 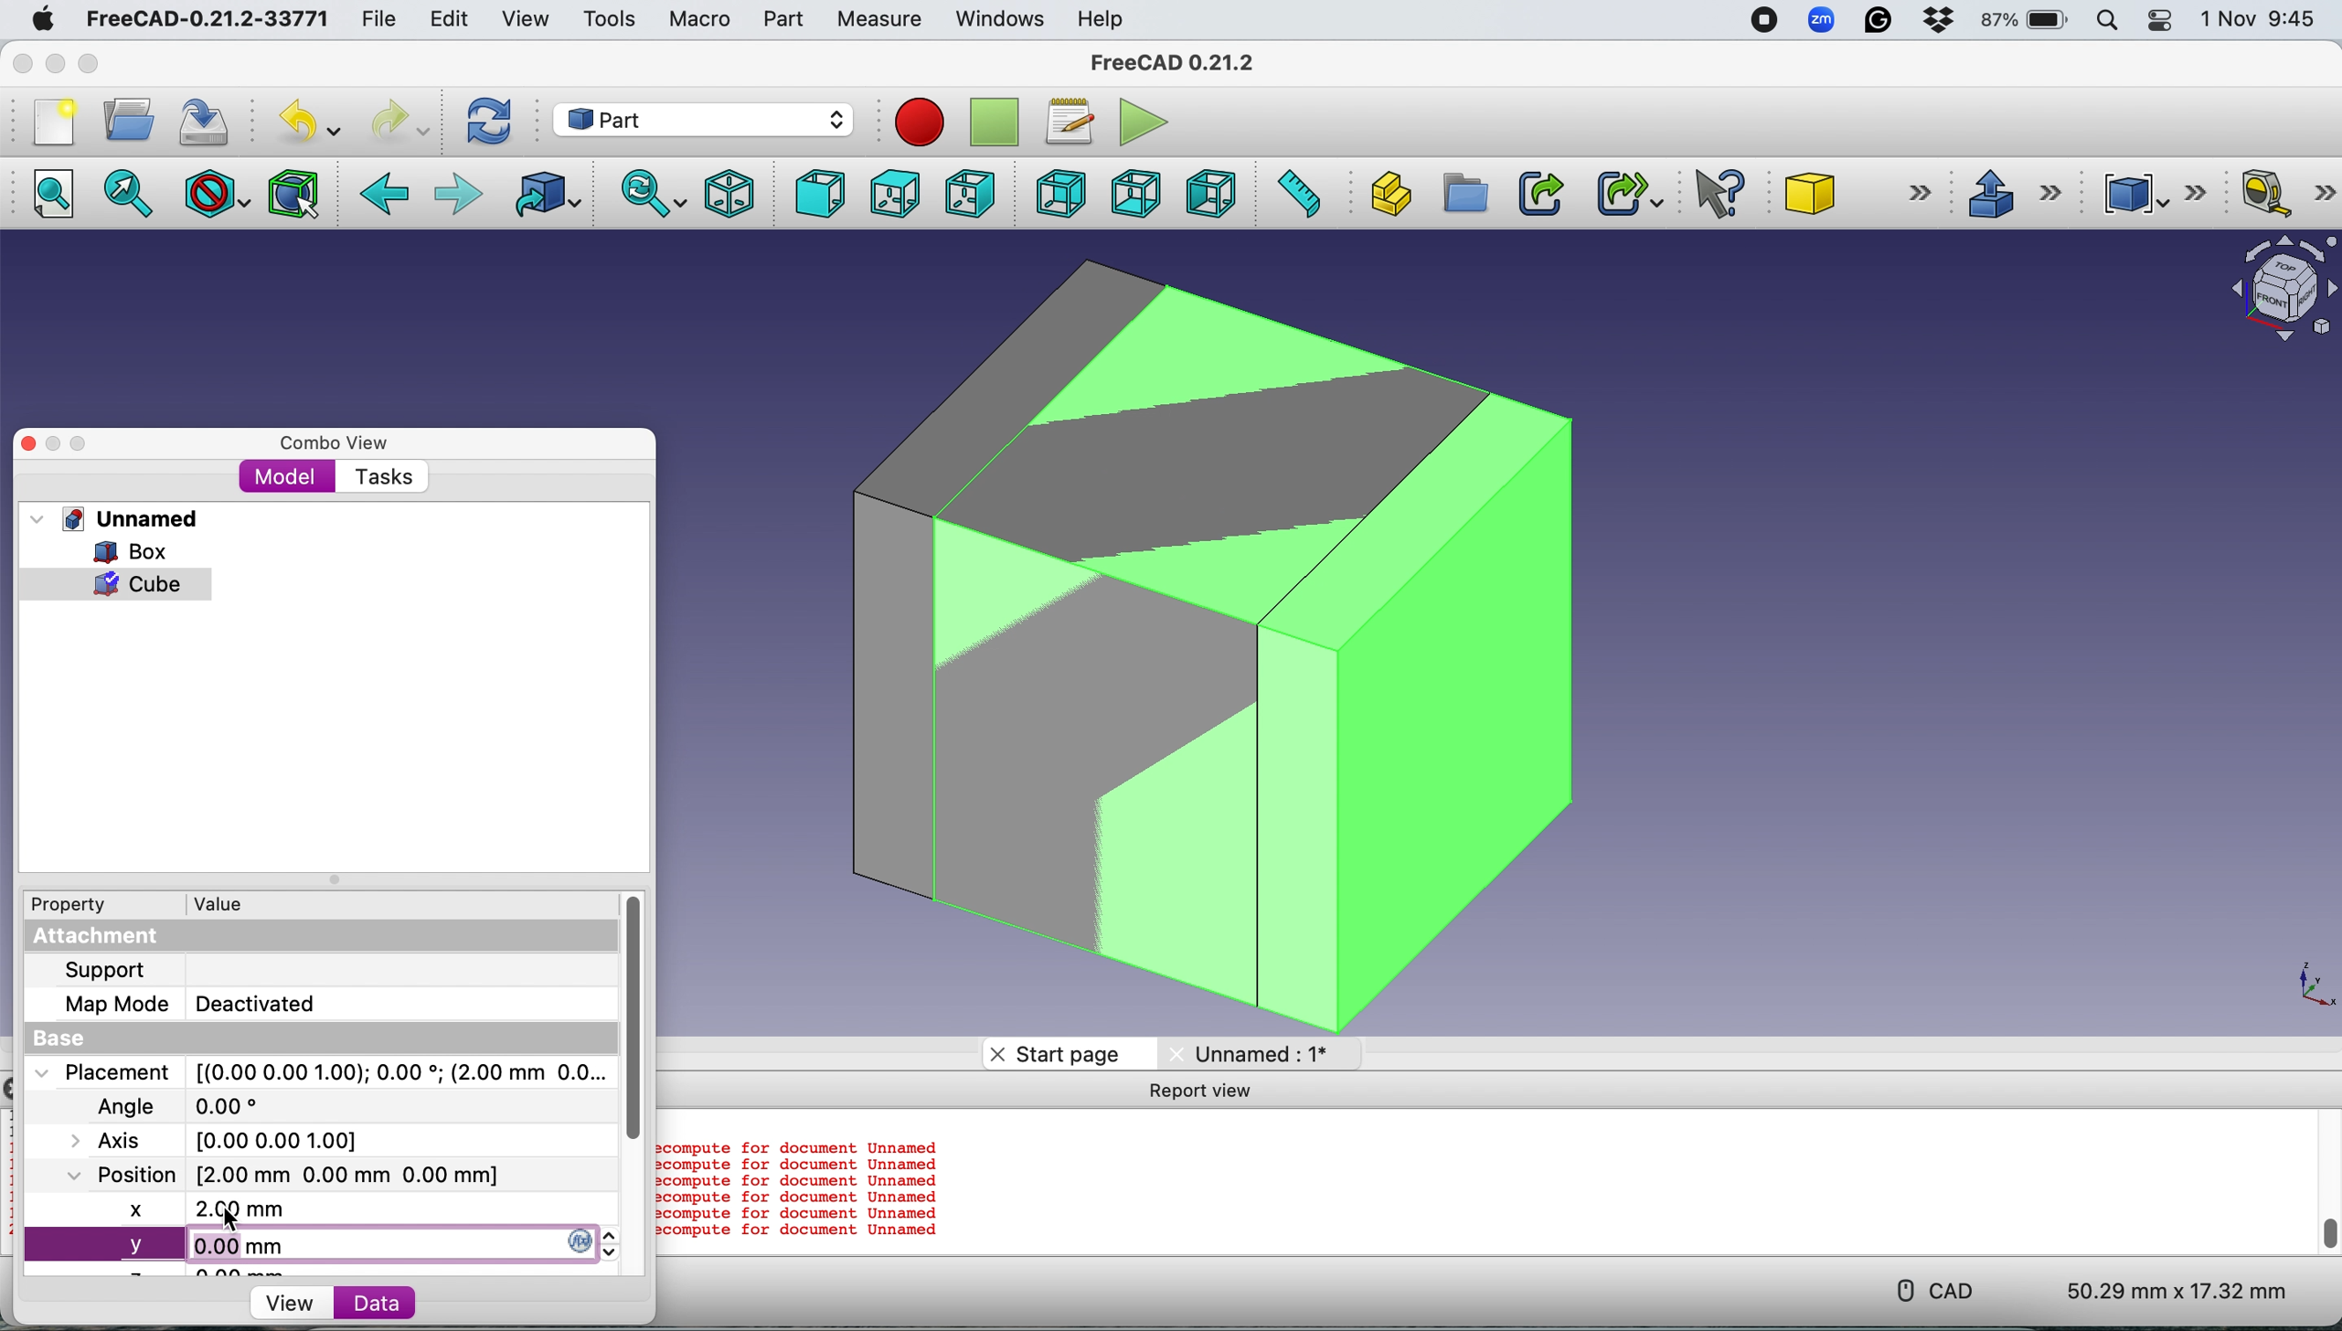 What do you see at coordinates (230, 1140) in the screenshot?
I see `Axis [0.00 0.00 0.00]` at bounding box center [230, 1140].